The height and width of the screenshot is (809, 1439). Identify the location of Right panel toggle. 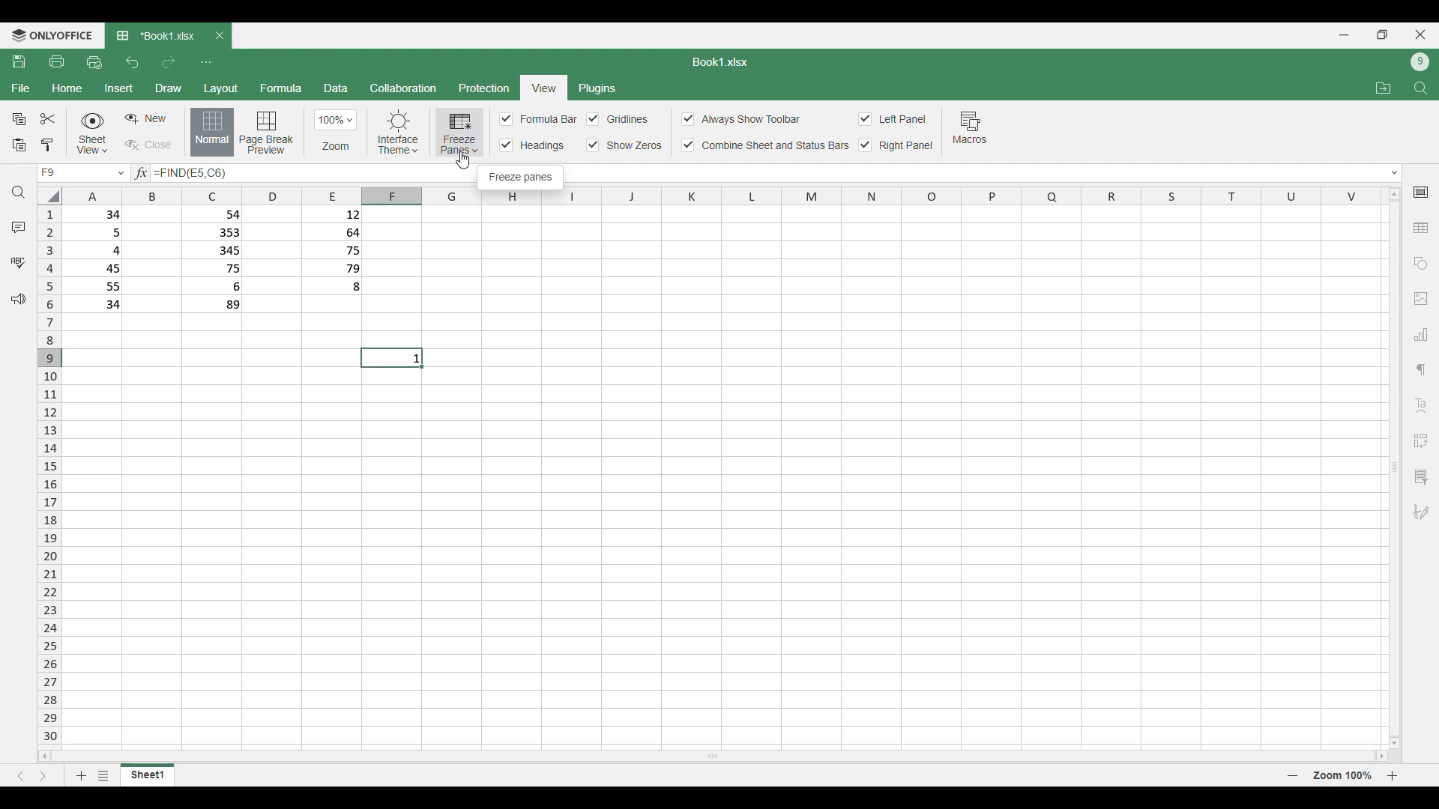
(895, 145).